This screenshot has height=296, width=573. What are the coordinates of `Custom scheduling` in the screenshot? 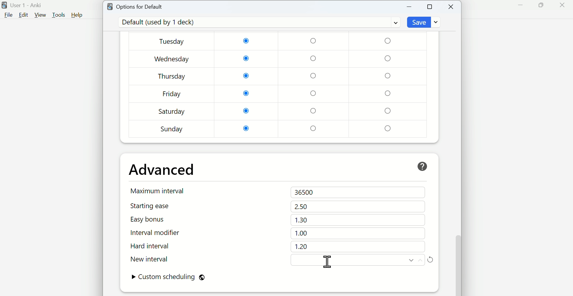 It's located at (168, 278).